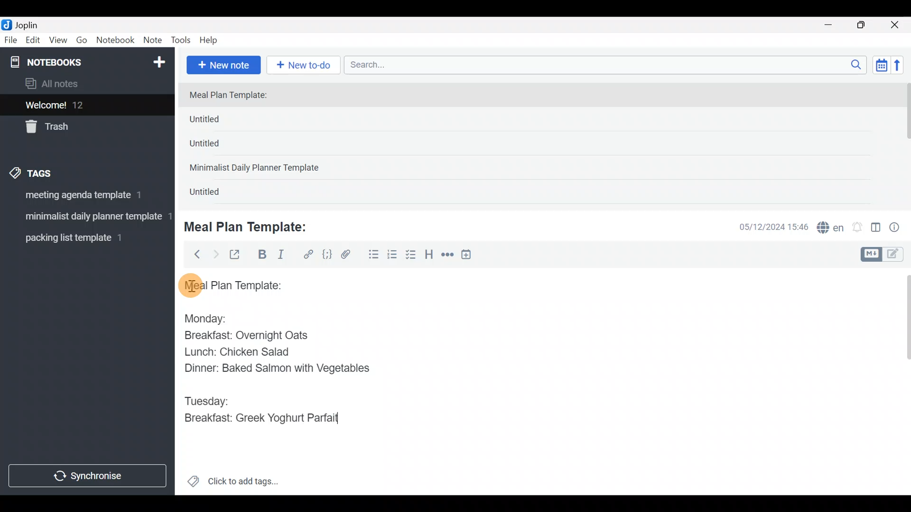  I want to click on Hyperlink, so click(308, 255).